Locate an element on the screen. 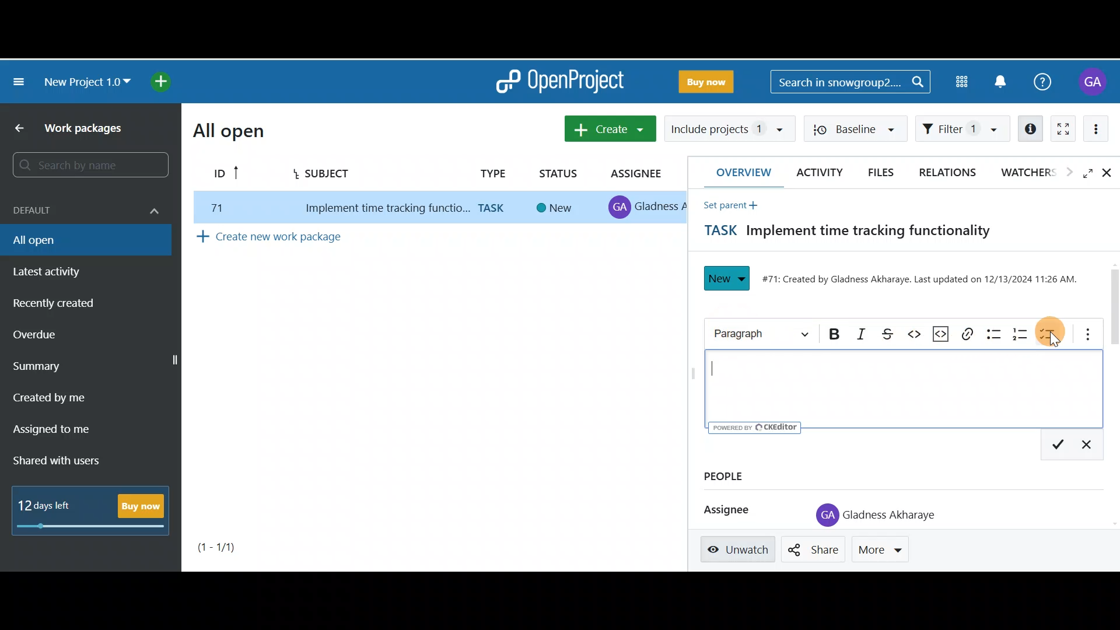  Modules is located at coordinates (961, 82).